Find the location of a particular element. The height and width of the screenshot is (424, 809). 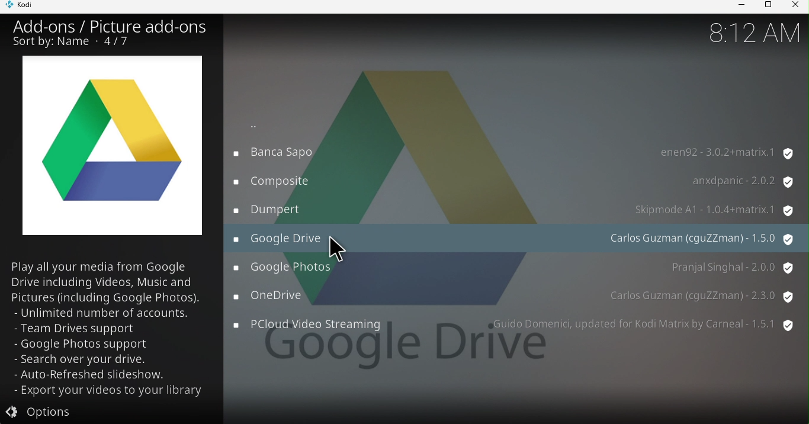

Play all you media from Google Drive including videos, Music and pictures (including google photos). -Unlimited number of accounts - Team Drives support - Google photos support Search over your drive - Auto-refreshed slideshow - Export your videos to your library is located at coordinates (109, 329).